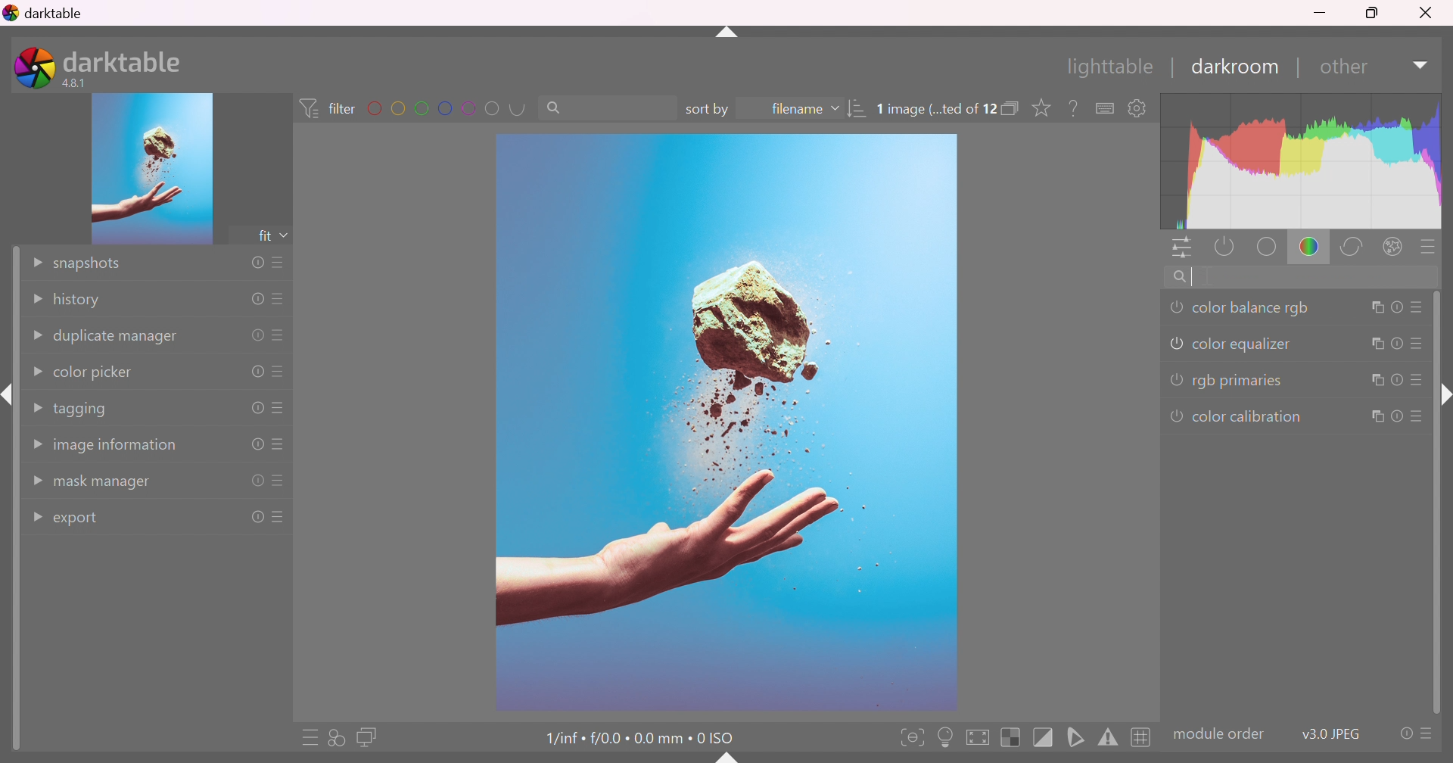  I want to click on effect, so click(1395, 247).